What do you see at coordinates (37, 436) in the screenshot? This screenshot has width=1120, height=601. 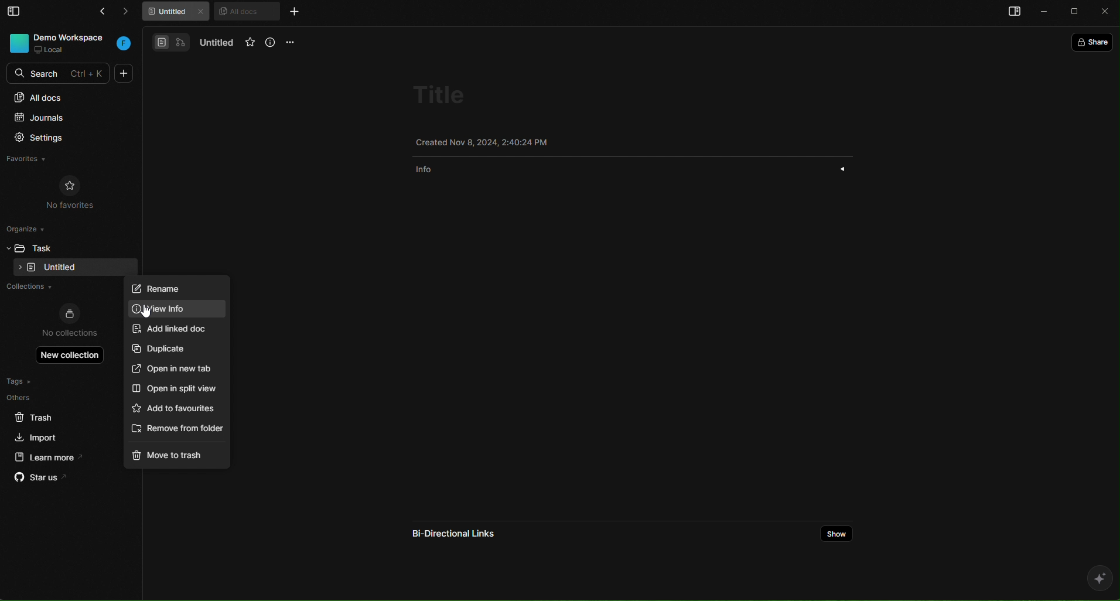 I see `import` at bounding box center [37, 436].